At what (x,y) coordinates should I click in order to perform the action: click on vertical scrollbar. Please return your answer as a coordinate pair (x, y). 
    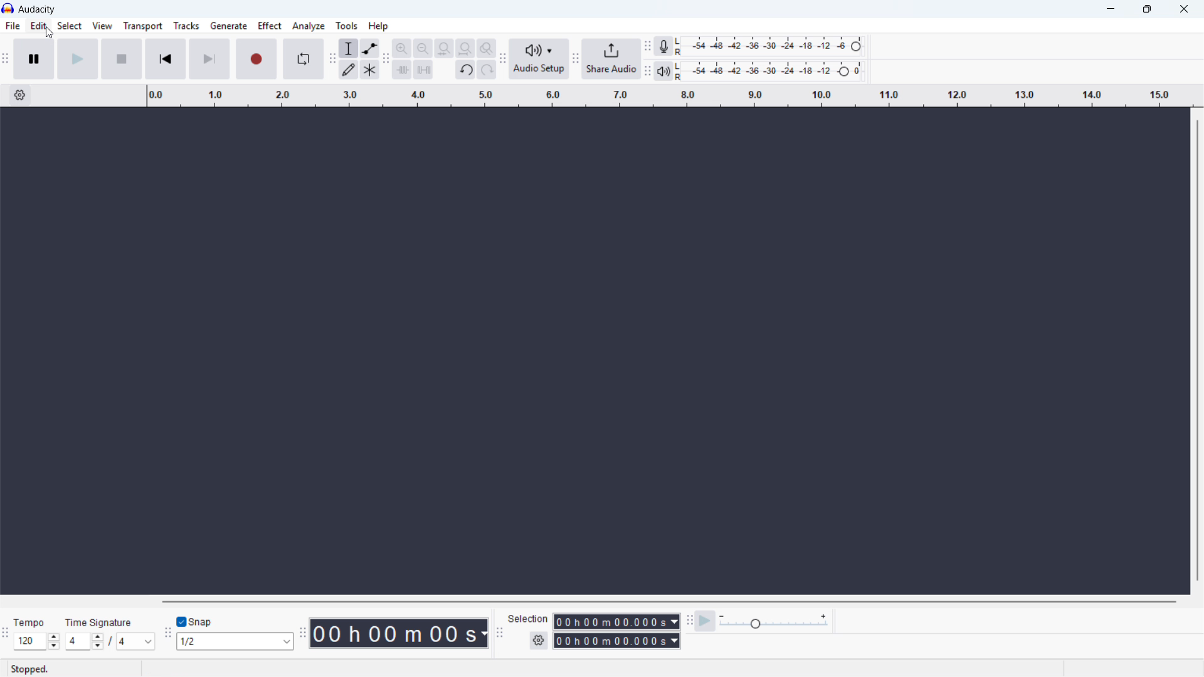
    Looking at the image, I should click on (1196, 351).